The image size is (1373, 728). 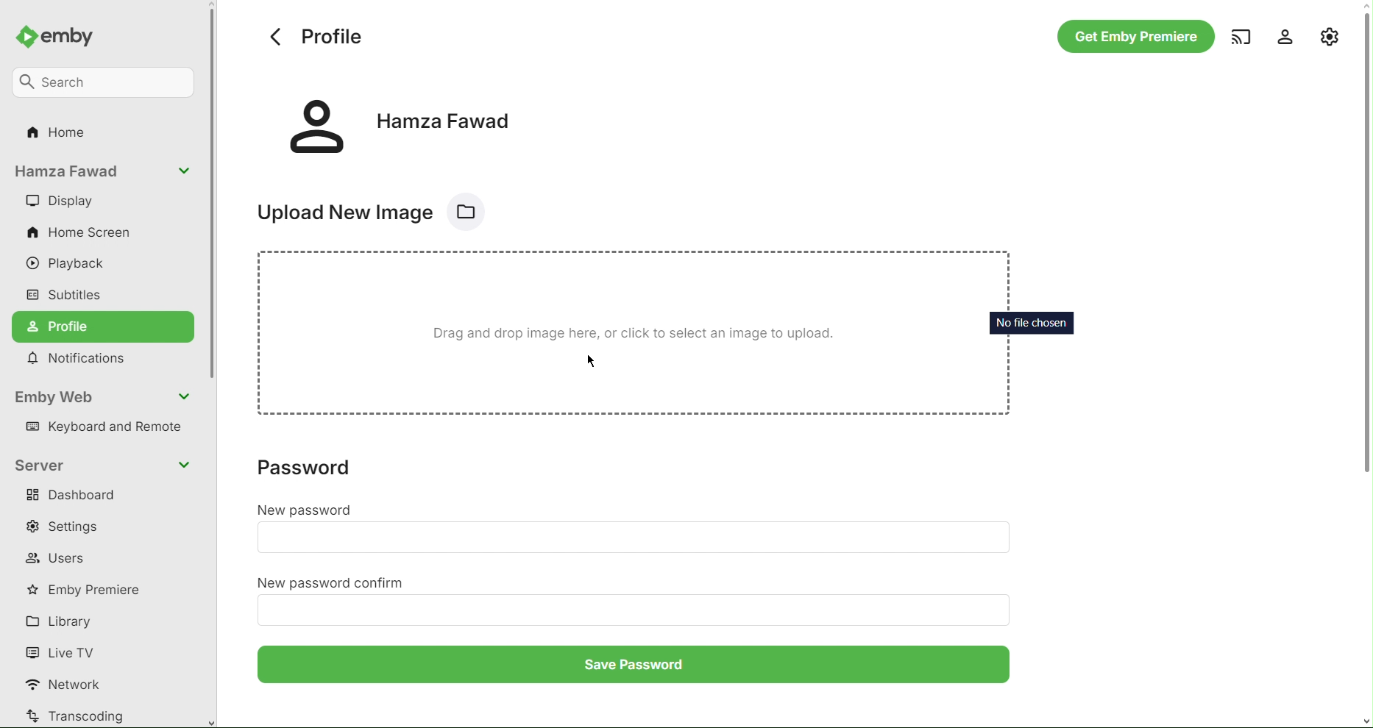 What do you see at coordinates (106, 80) in the screenshot?
I see `Search` at bounding box center [106, 80].